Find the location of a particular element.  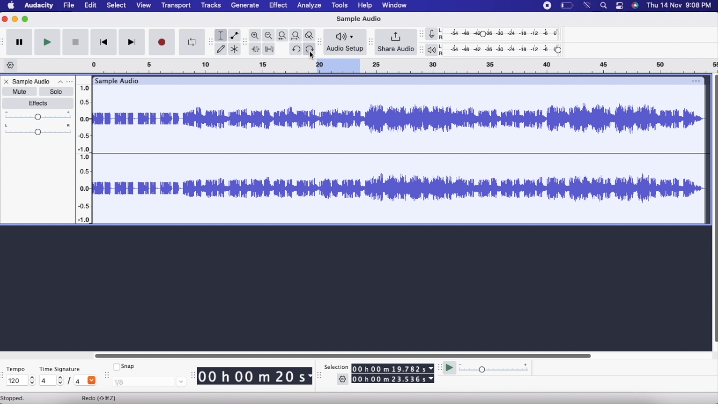

Tracks is located at coordinates (212, 5).